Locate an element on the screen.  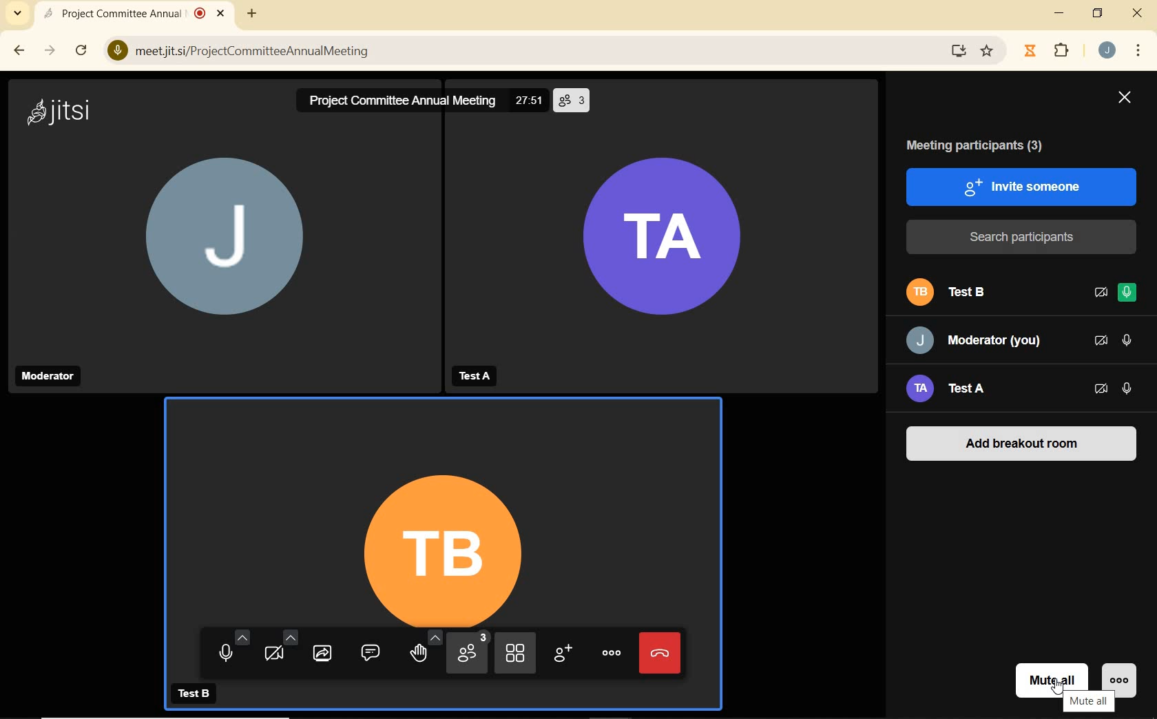
ADD BREAKOUT ROOM is located at coordinates (1021, 446).